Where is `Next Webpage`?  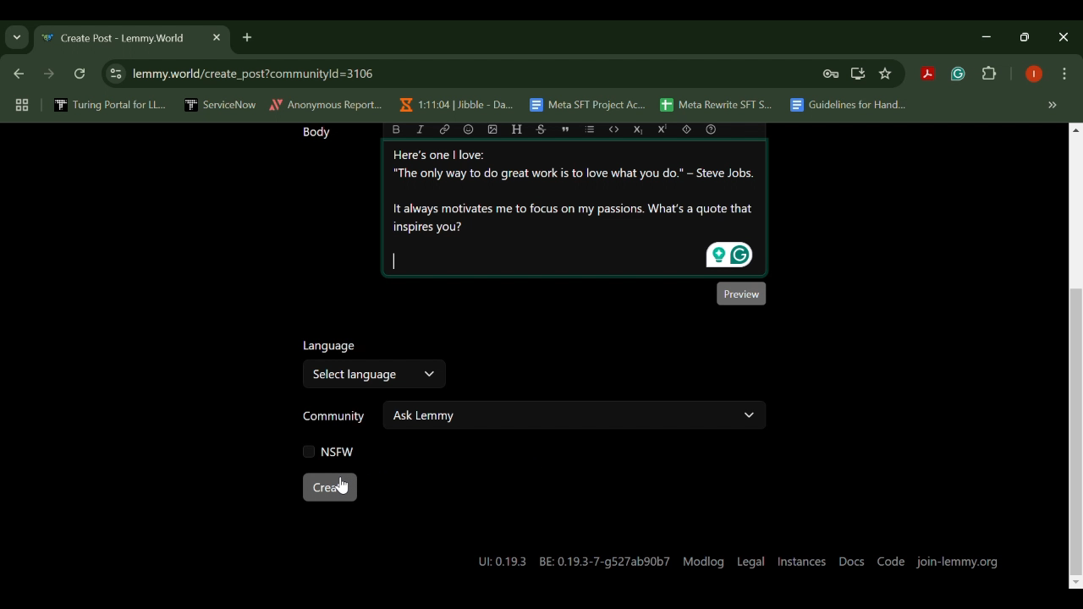 Next Webpage is located at coordinates (49, 76).